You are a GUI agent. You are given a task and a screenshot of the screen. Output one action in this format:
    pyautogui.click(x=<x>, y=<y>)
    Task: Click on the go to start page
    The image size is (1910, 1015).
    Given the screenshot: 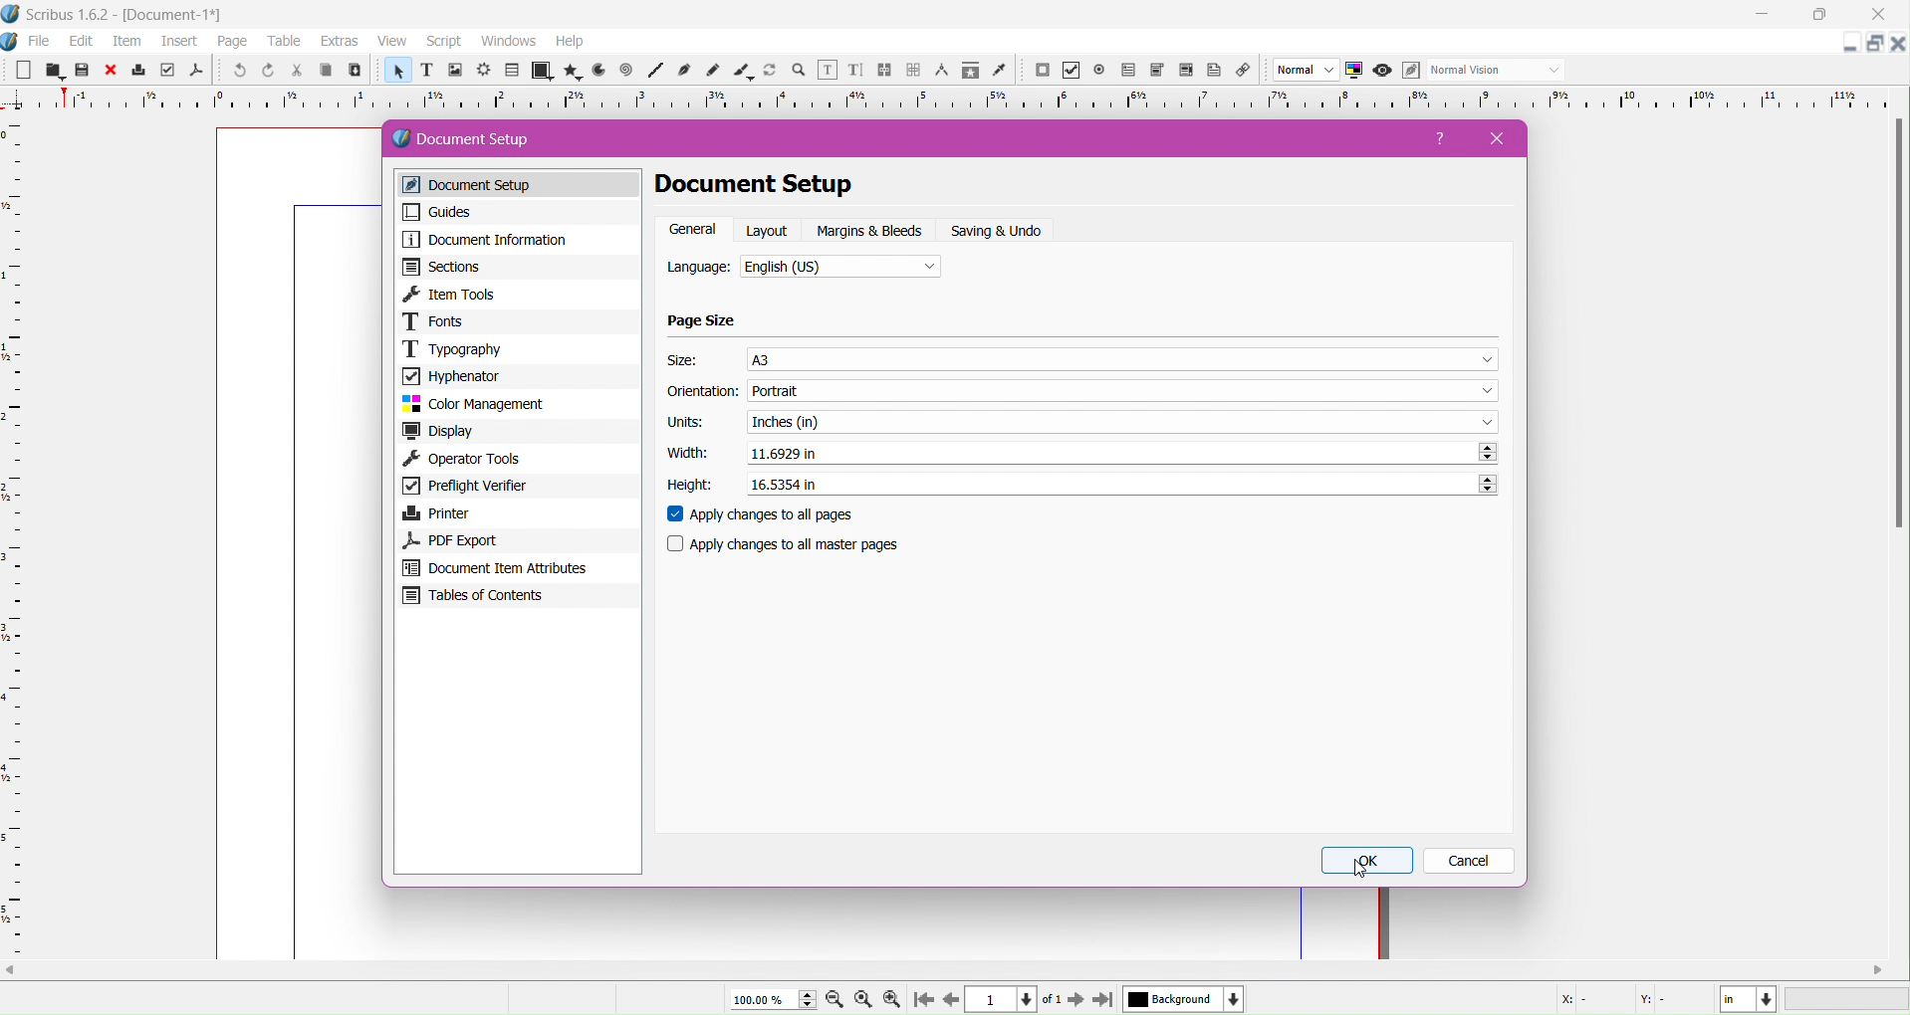 What is the action you would take?
    pyautogui.click(x=921, y=1001)
    